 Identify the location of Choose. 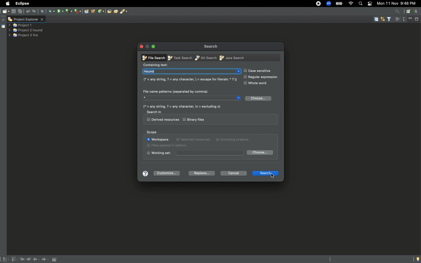
(259, 99).